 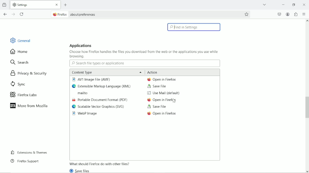 I want to click on More from Mozilla, so click(x=29, y=106).